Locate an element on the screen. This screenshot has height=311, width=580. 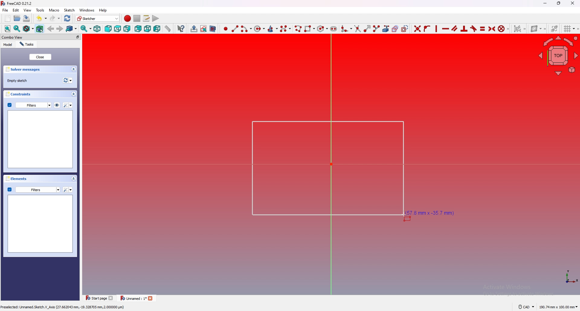
solver messages is located at coordinates (24, 69).